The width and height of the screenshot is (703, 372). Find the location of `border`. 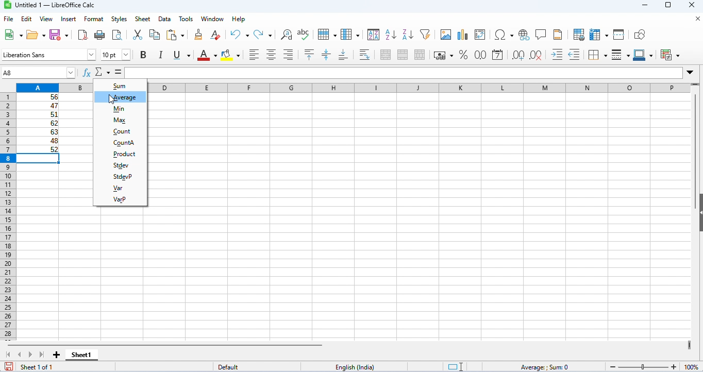

border is located at coordinates (597, 55).